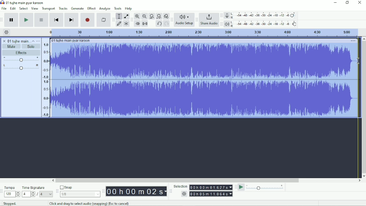 The height and width of the screenshot is (206, 366). Describe the element at coordinates (77, 8) in the screenshot. I see `Generate` at that location.